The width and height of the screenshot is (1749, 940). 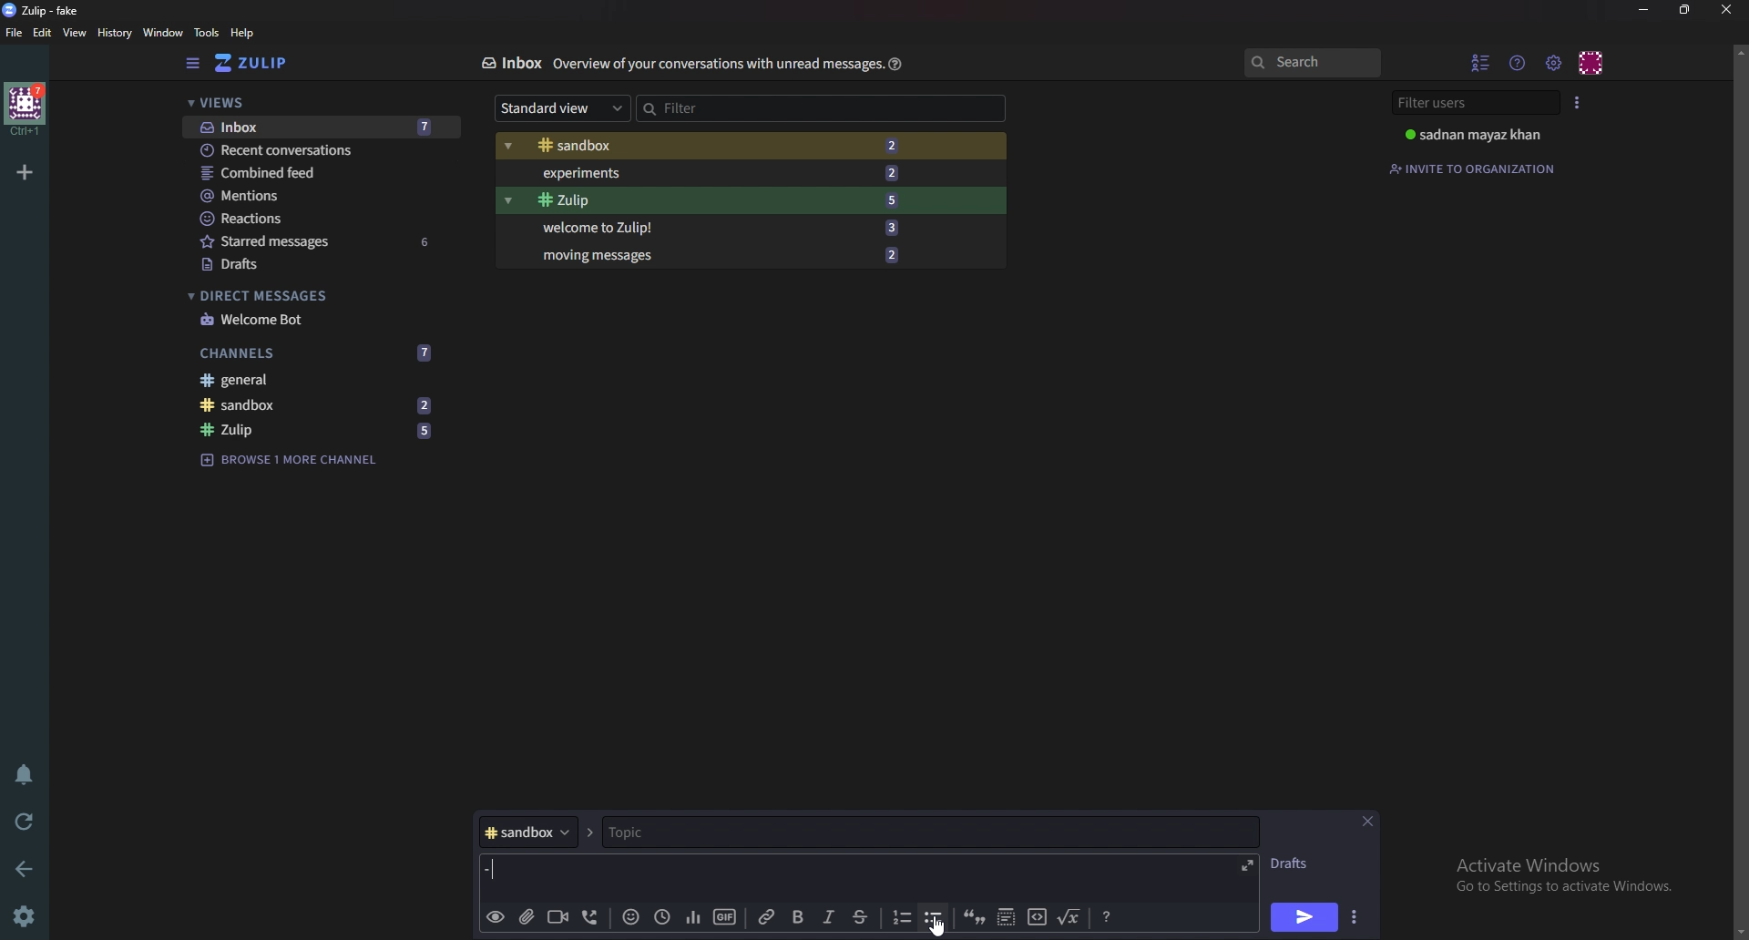 What do you see at coordinates (563, 107) in the screenshot?
I see `Standard view` at bounding box center [563, 107].